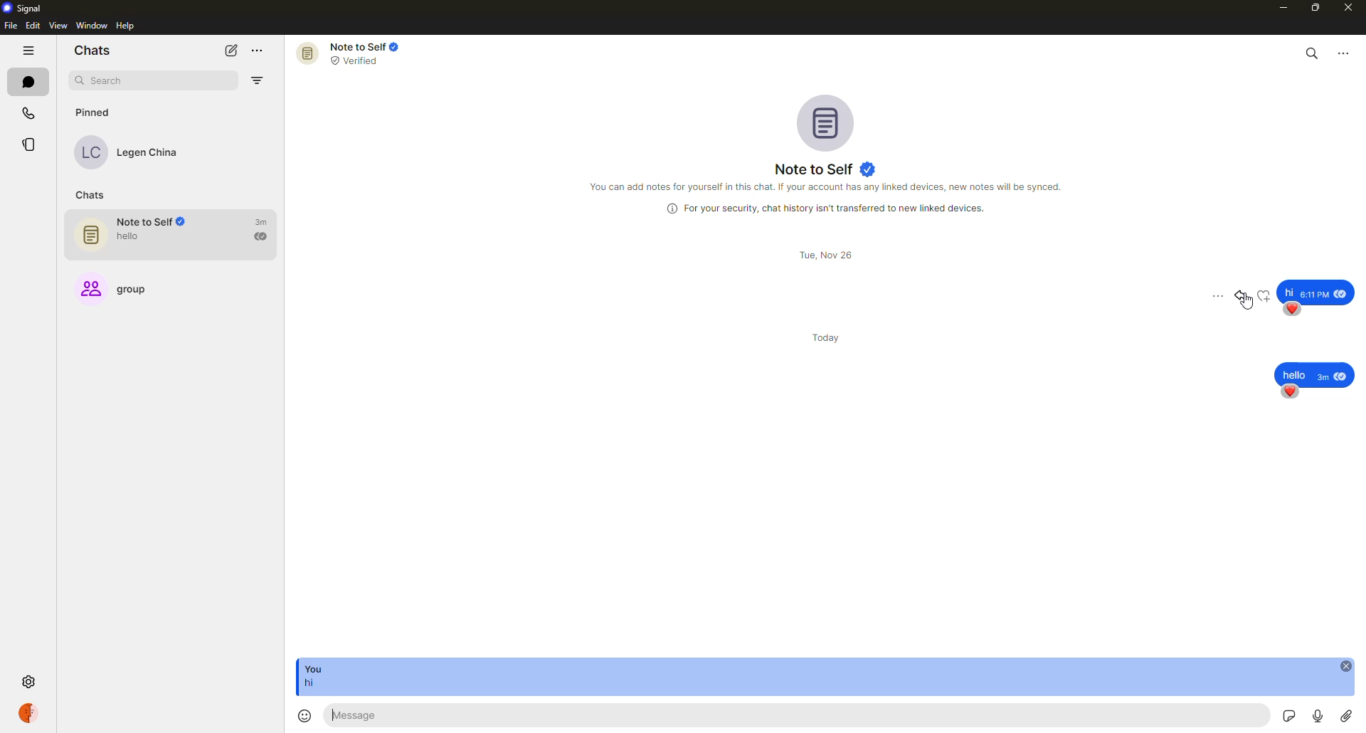 Image resolution: width=1366 pixels, height=733 pixels. I want to click on close, so click(1350, 7).